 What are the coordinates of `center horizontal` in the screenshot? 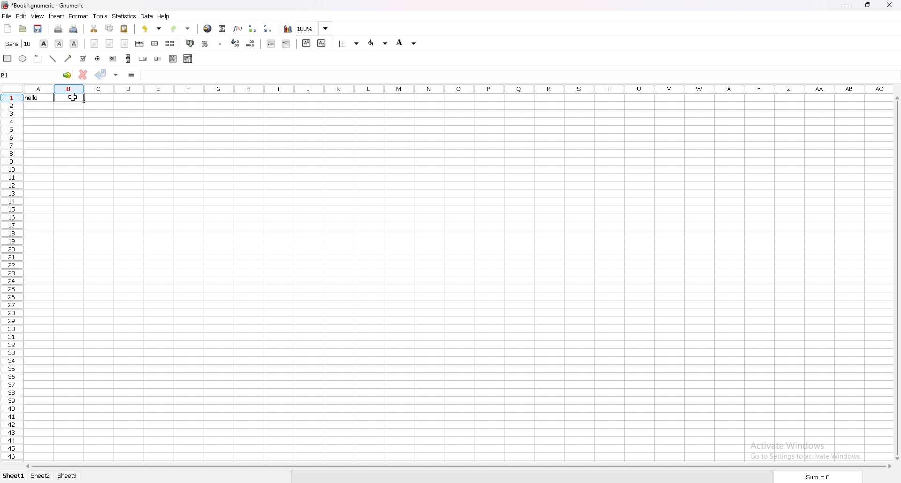 It's located at (140, 44).